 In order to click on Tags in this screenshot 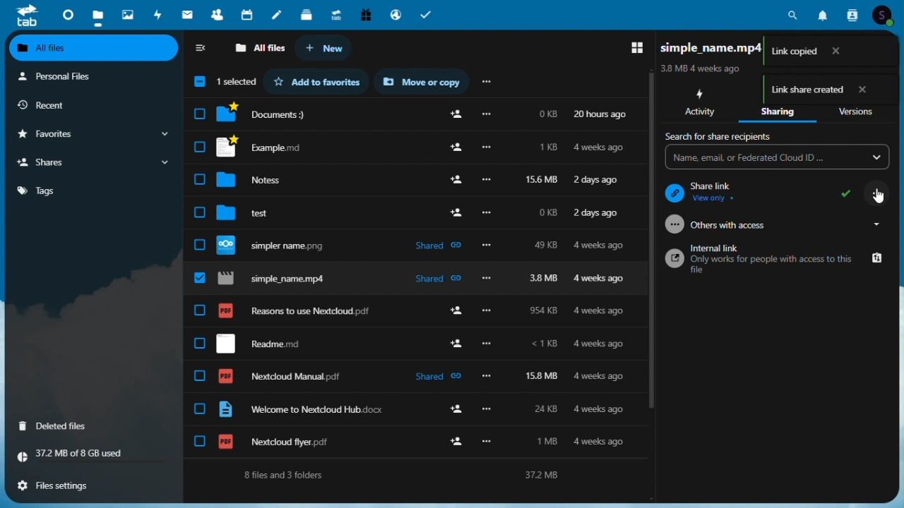, I will do `click(90, 190)`.